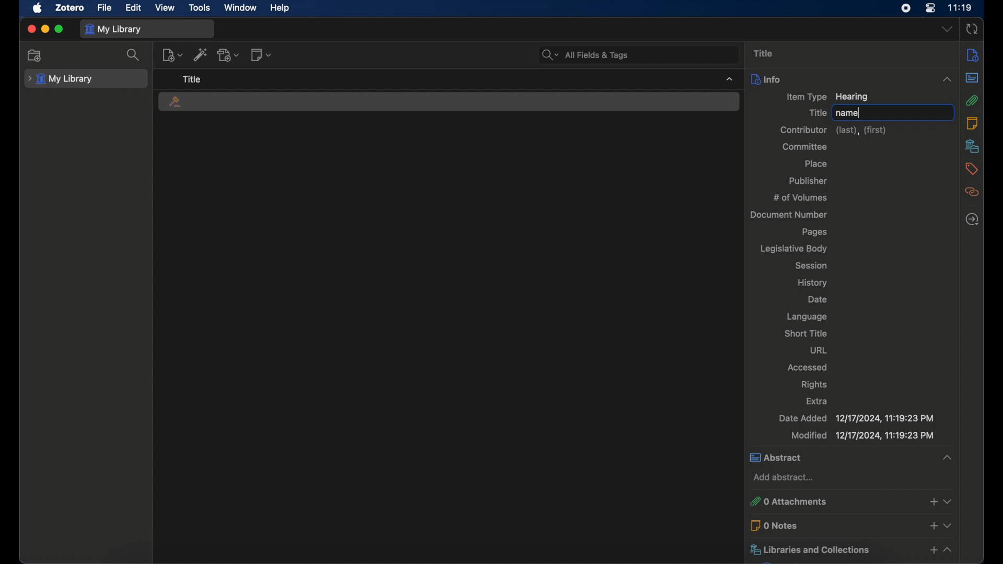 The height and width of the screenshot is (564, 1003). I want to click on hearing, so click(177, 103).